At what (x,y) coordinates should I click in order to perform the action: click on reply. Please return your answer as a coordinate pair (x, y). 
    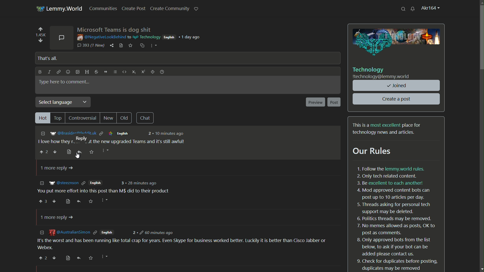
    Looking at the image, I should click on (79, 202).